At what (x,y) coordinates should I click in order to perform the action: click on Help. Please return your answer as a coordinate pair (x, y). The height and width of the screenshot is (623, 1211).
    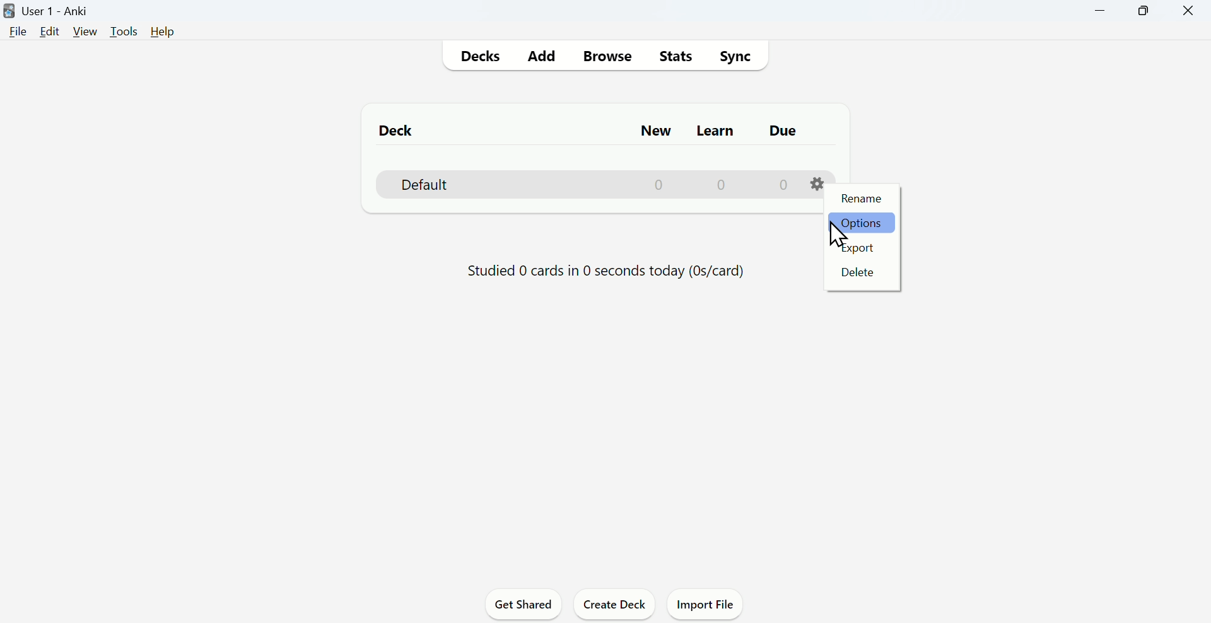
    Looking at the image, I should click on (161, 32).